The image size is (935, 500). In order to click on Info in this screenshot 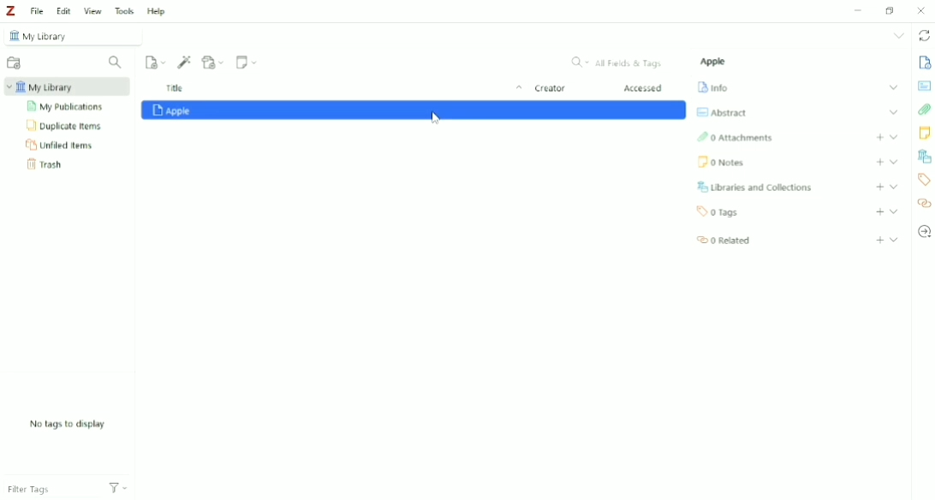, I will do `click(925, 63)`.